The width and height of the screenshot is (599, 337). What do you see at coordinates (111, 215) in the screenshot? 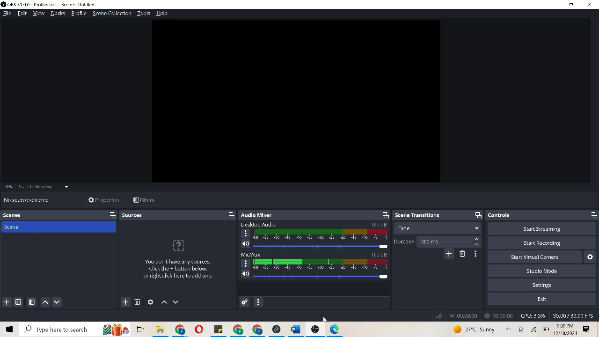
I see `maximize` at bounding box center [111, 215].